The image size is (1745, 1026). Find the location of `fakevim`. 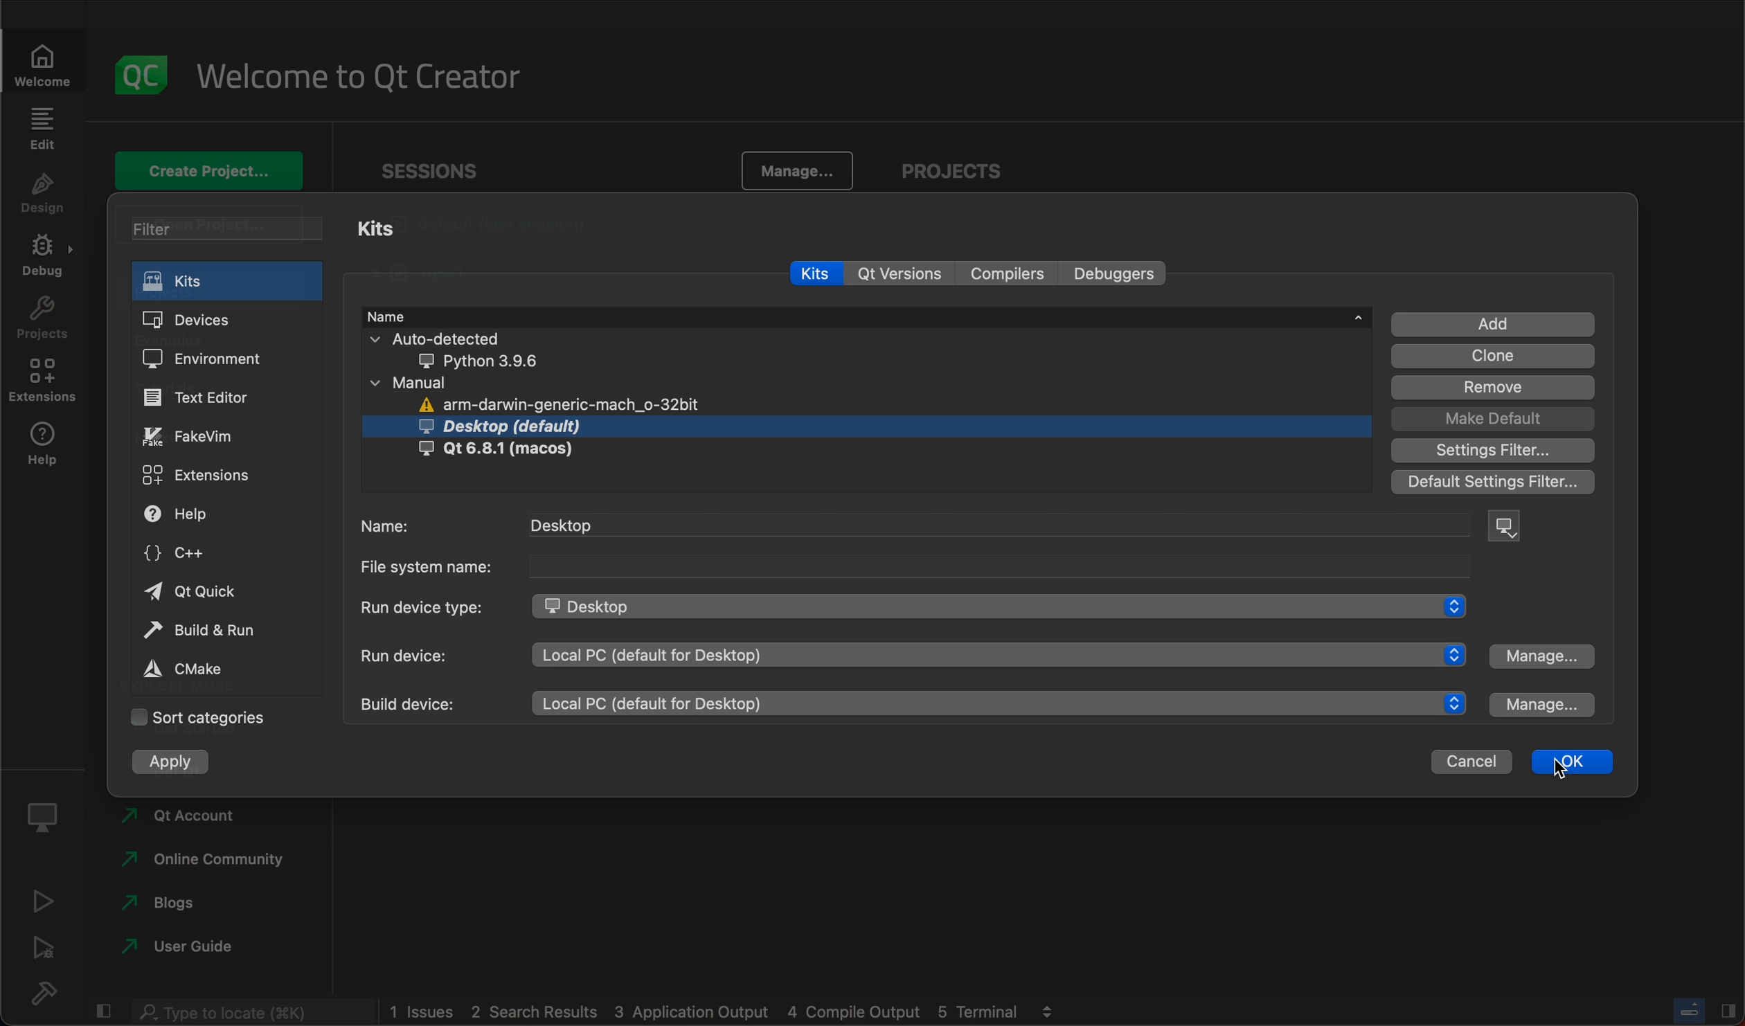

fakevim is located at coordinates (194, 435).